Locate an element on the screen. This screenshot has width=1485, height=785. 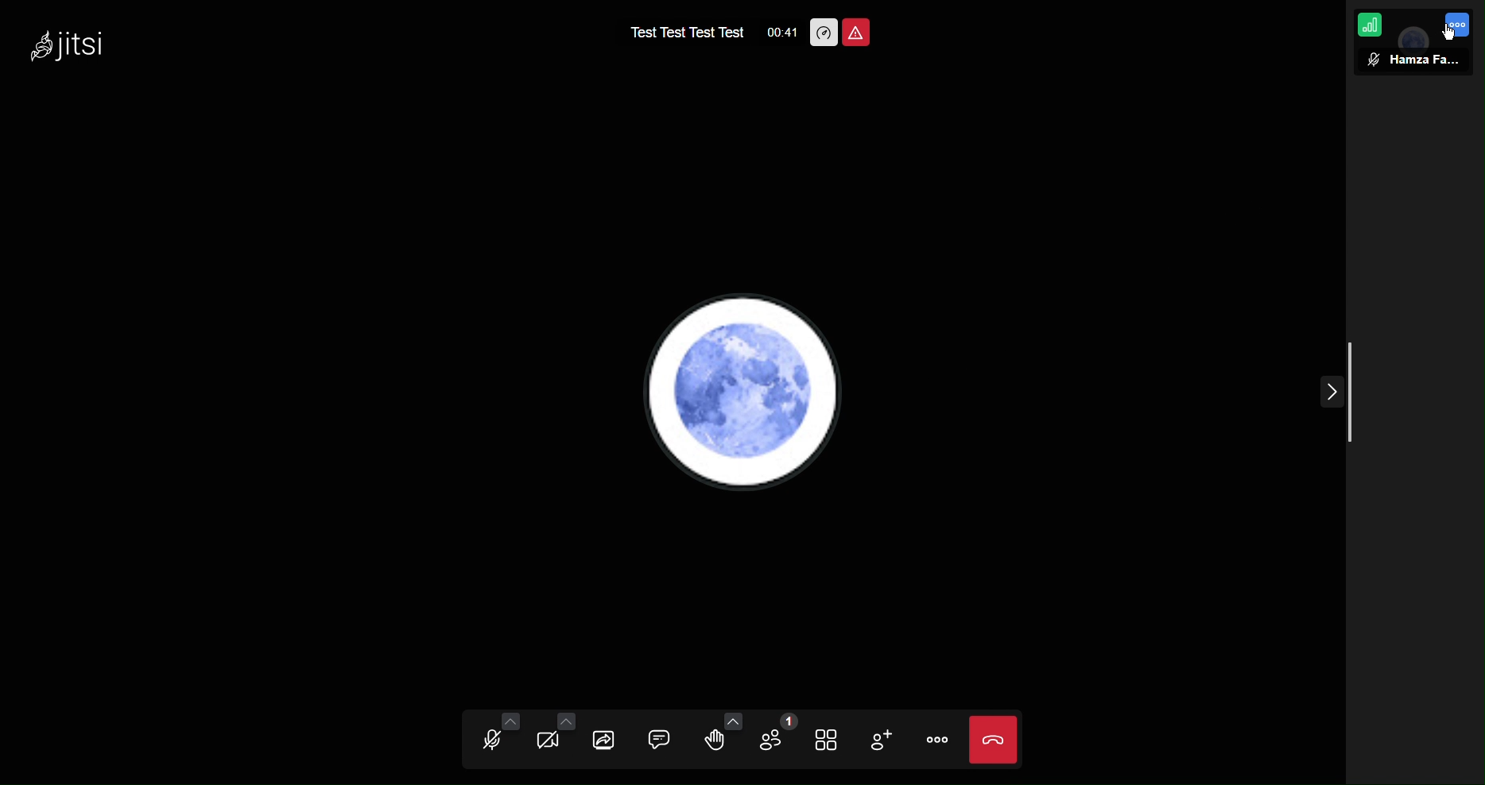
Unsafe Meeting is located at coordinates (859, 32).